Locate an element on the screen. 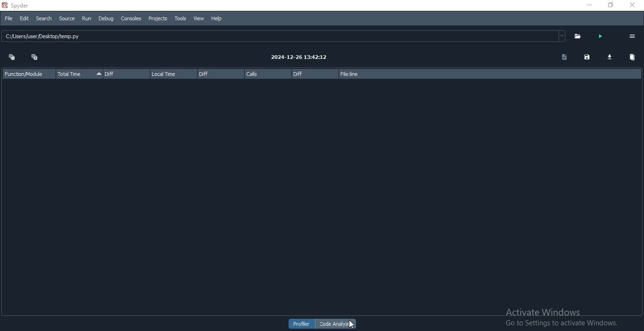  code analysis is located at coordinates (337, 324).